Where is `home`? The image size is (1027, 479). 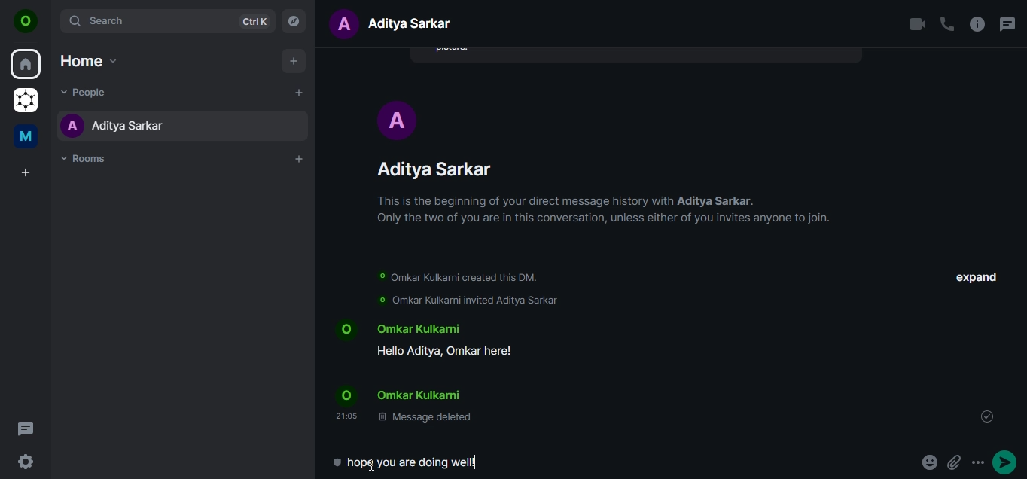 home is located at coordinates (90, 60).